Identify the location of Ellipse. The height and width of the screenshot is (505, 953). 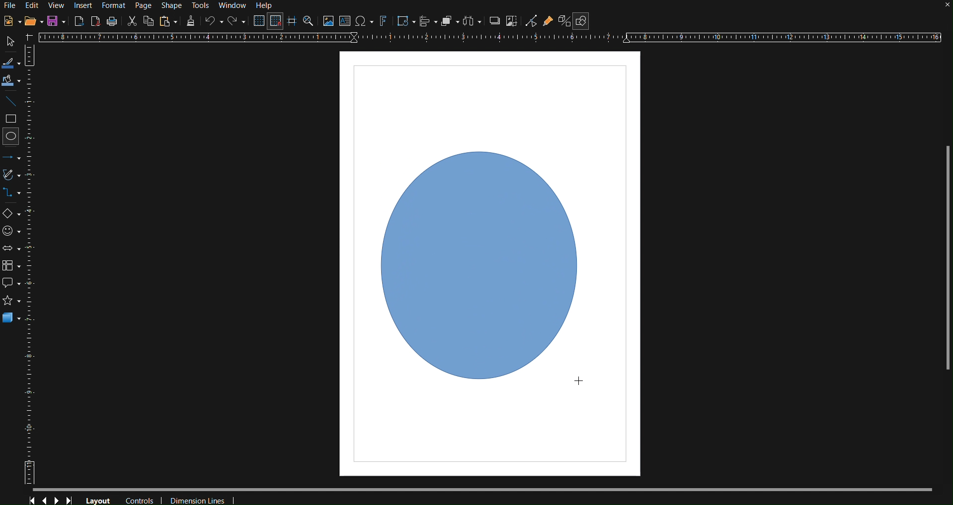
(13, 136).